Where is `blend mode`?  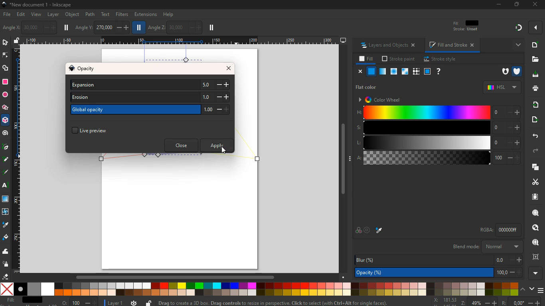 blend mode is located at coordinates (486, 247).